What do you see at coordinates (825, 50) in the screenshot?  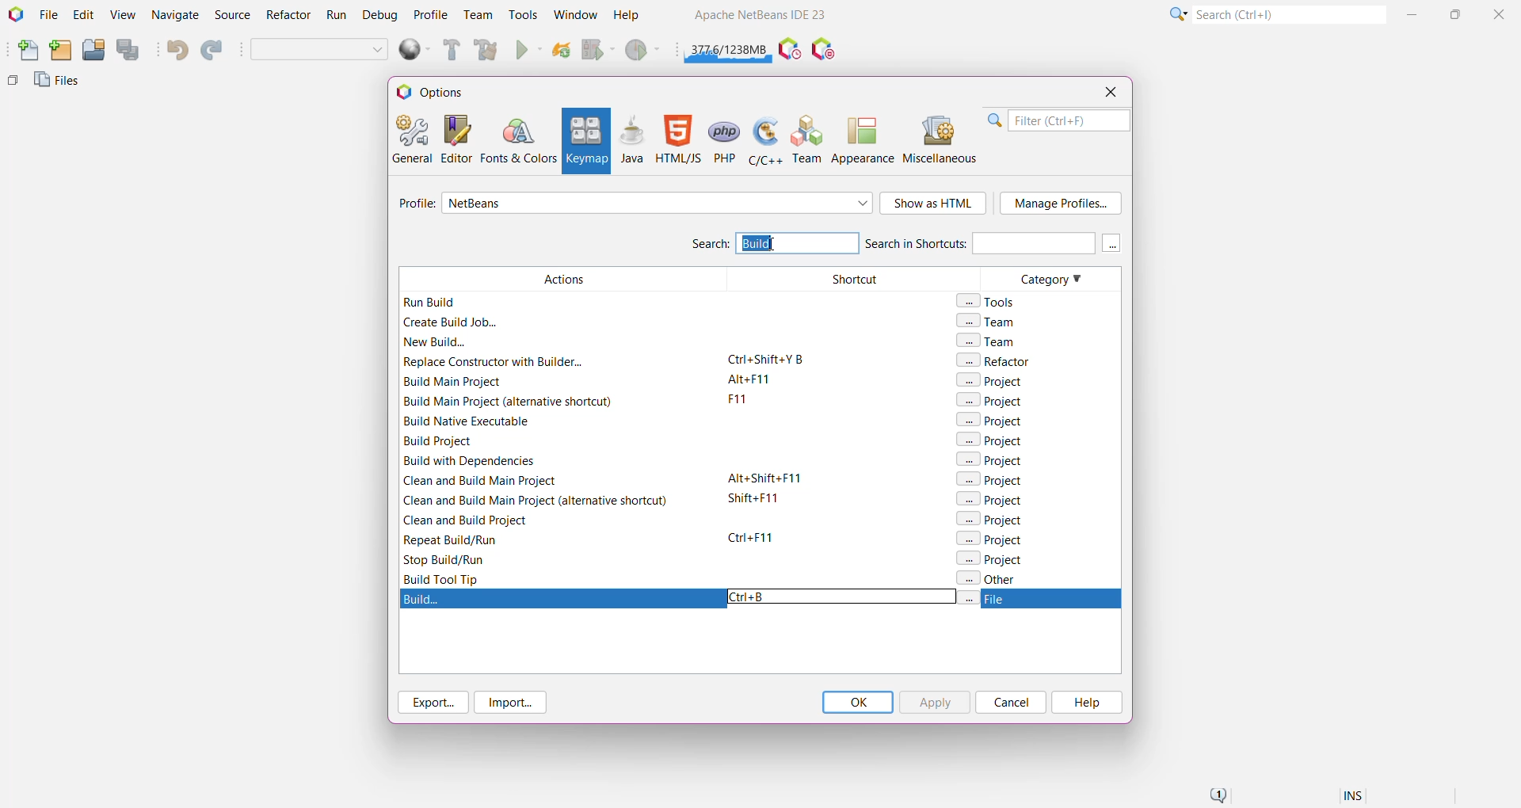 I see `Pause I/O Checks` at bounding box center [825, 50].